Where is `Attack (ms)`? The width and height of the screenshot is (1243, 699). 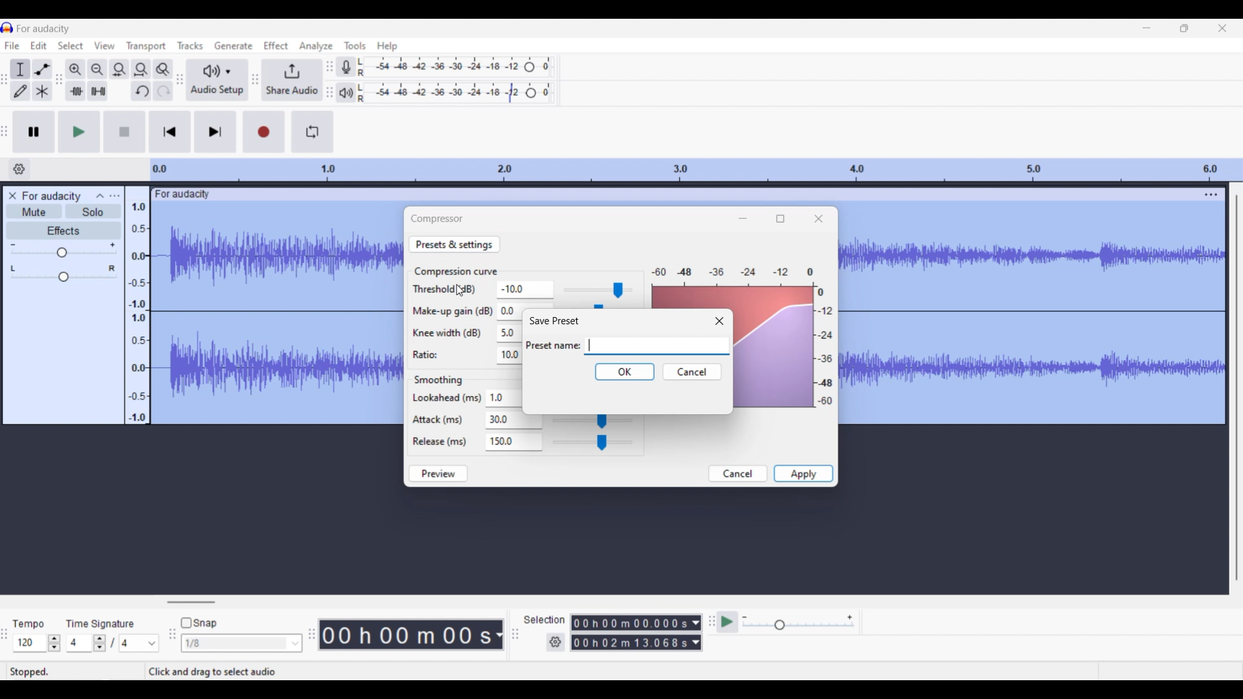
Attack (ms) is located at coordinates (442, 421).